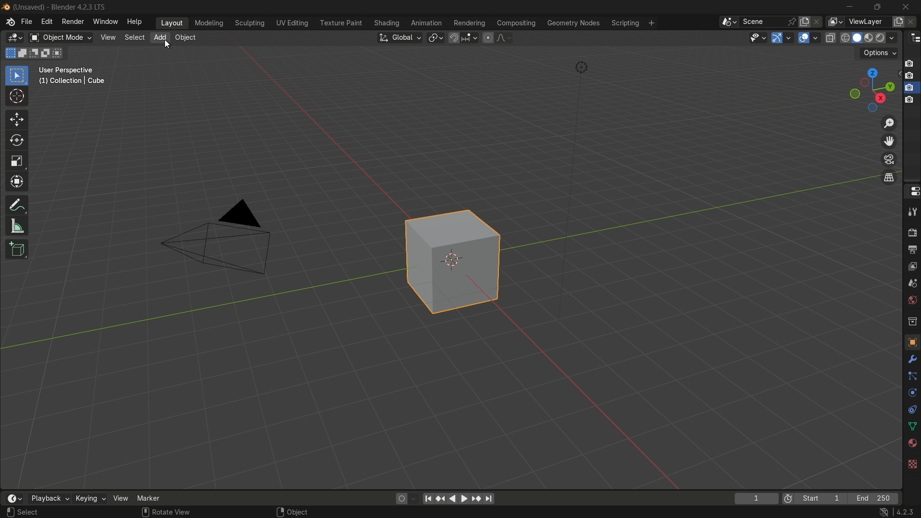 The image size is (921, 518). Describe the element at coordinates (59, 53) in the screenshot. I see `merge existing selection` at that location.